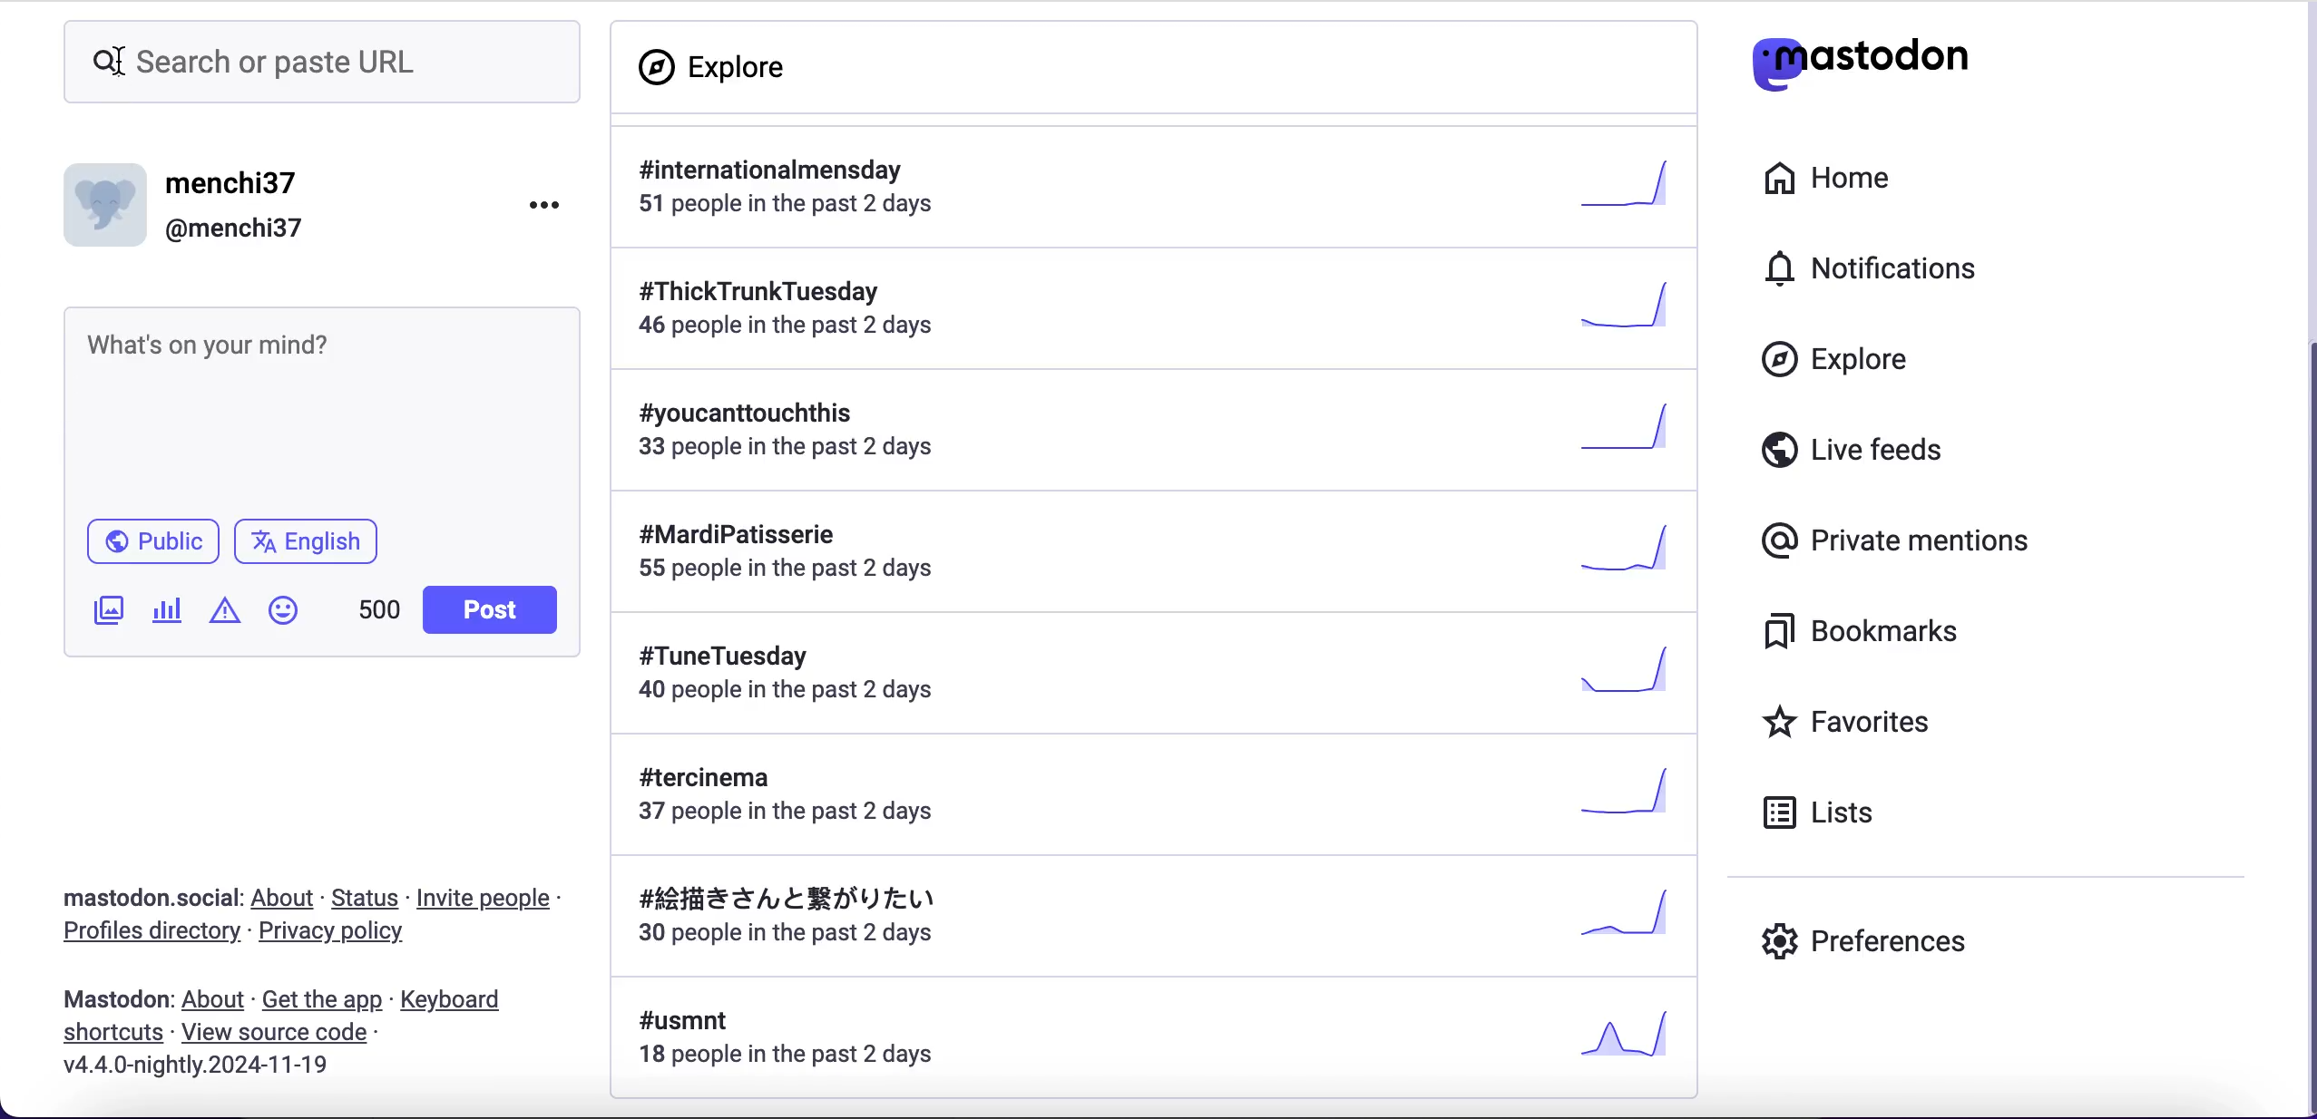 The height and width of the screenshot is (1119, 2317). What do you see at coordinates (1851, 447) in the screenshot?
I see `live feeds` at bounding box center [1851, 447].